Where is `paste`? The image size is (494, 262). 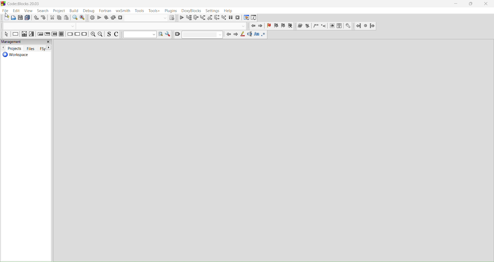
paste is located at coordinates (29, 17).